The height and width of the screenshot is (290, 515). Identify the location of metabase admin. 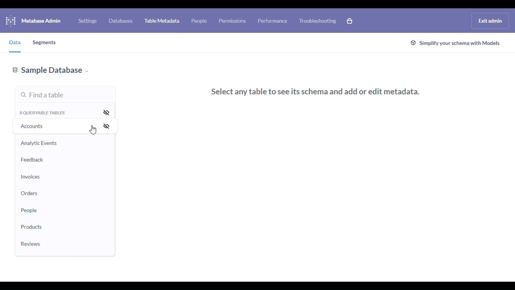
(41, 21).